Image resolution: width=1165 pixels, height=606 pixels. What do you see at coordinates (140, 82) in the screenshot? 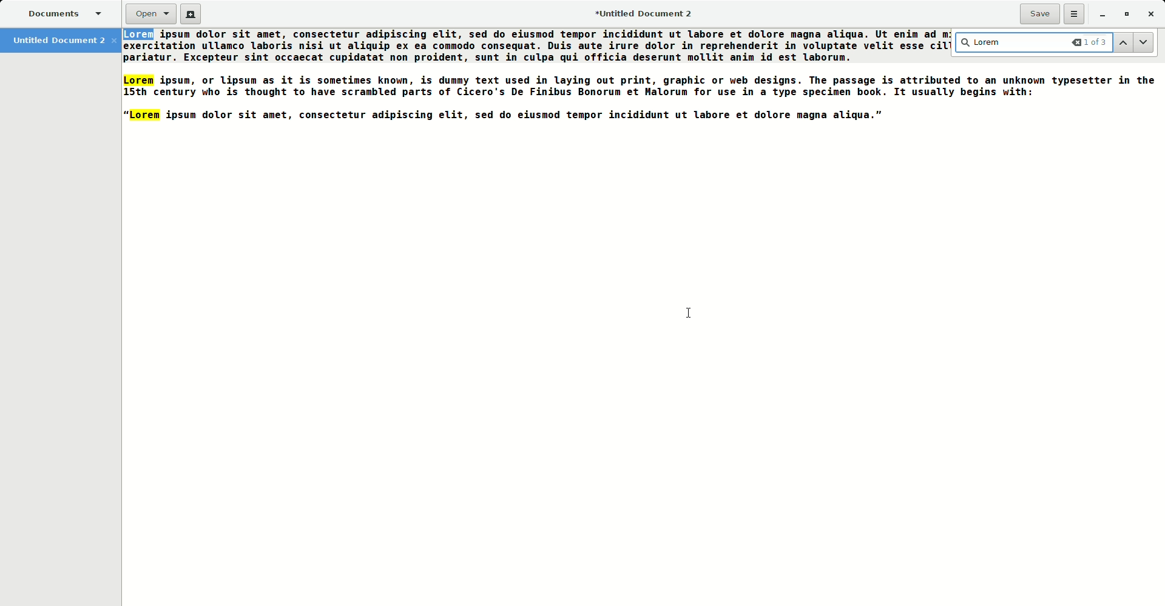
I see `Lorem - Highlighted` at bounding box center [140, 82].